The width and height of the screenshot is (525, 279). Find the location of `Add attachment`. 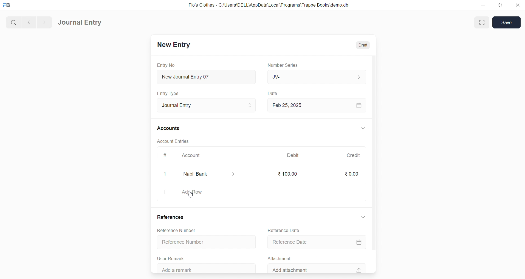

Add attachment is located at coordinates (317, 268).